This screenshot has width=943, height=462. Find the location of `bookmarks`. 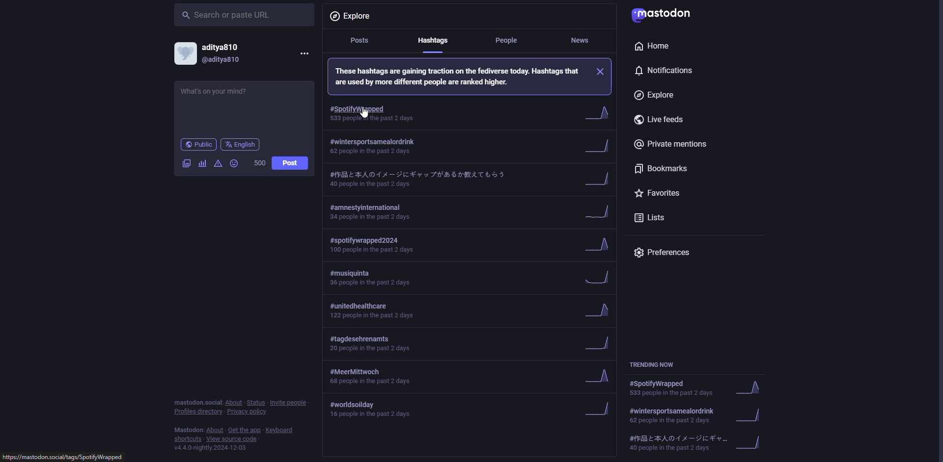

bookmarks is located at coordinates (663, 168).